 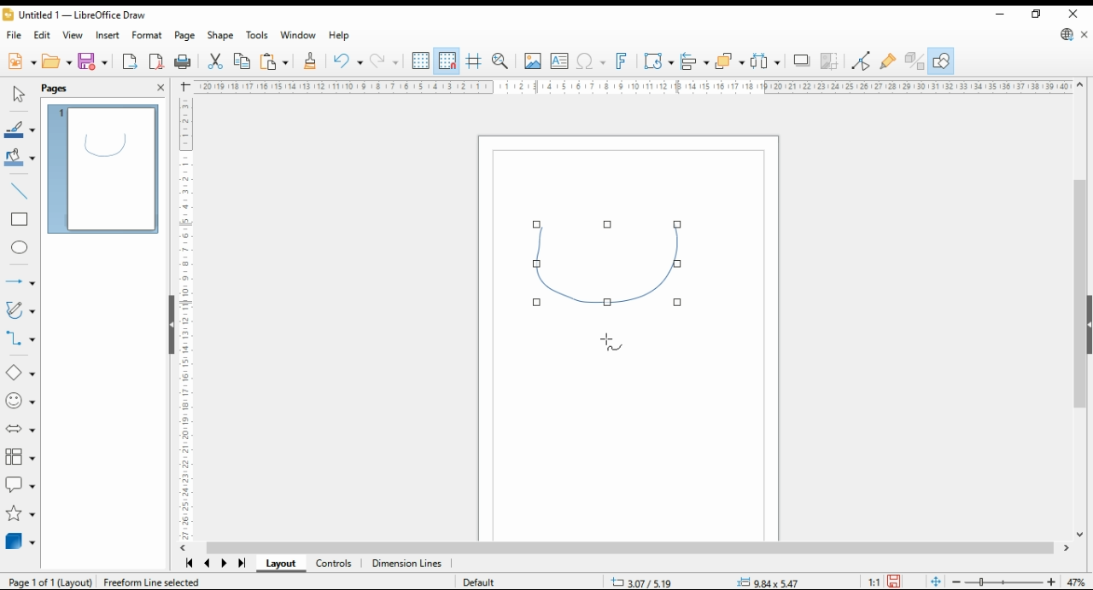 What do you see at coordinates (935, 581) in the screenshot?
I see `fit page to window` at bounding box center [935, 581].